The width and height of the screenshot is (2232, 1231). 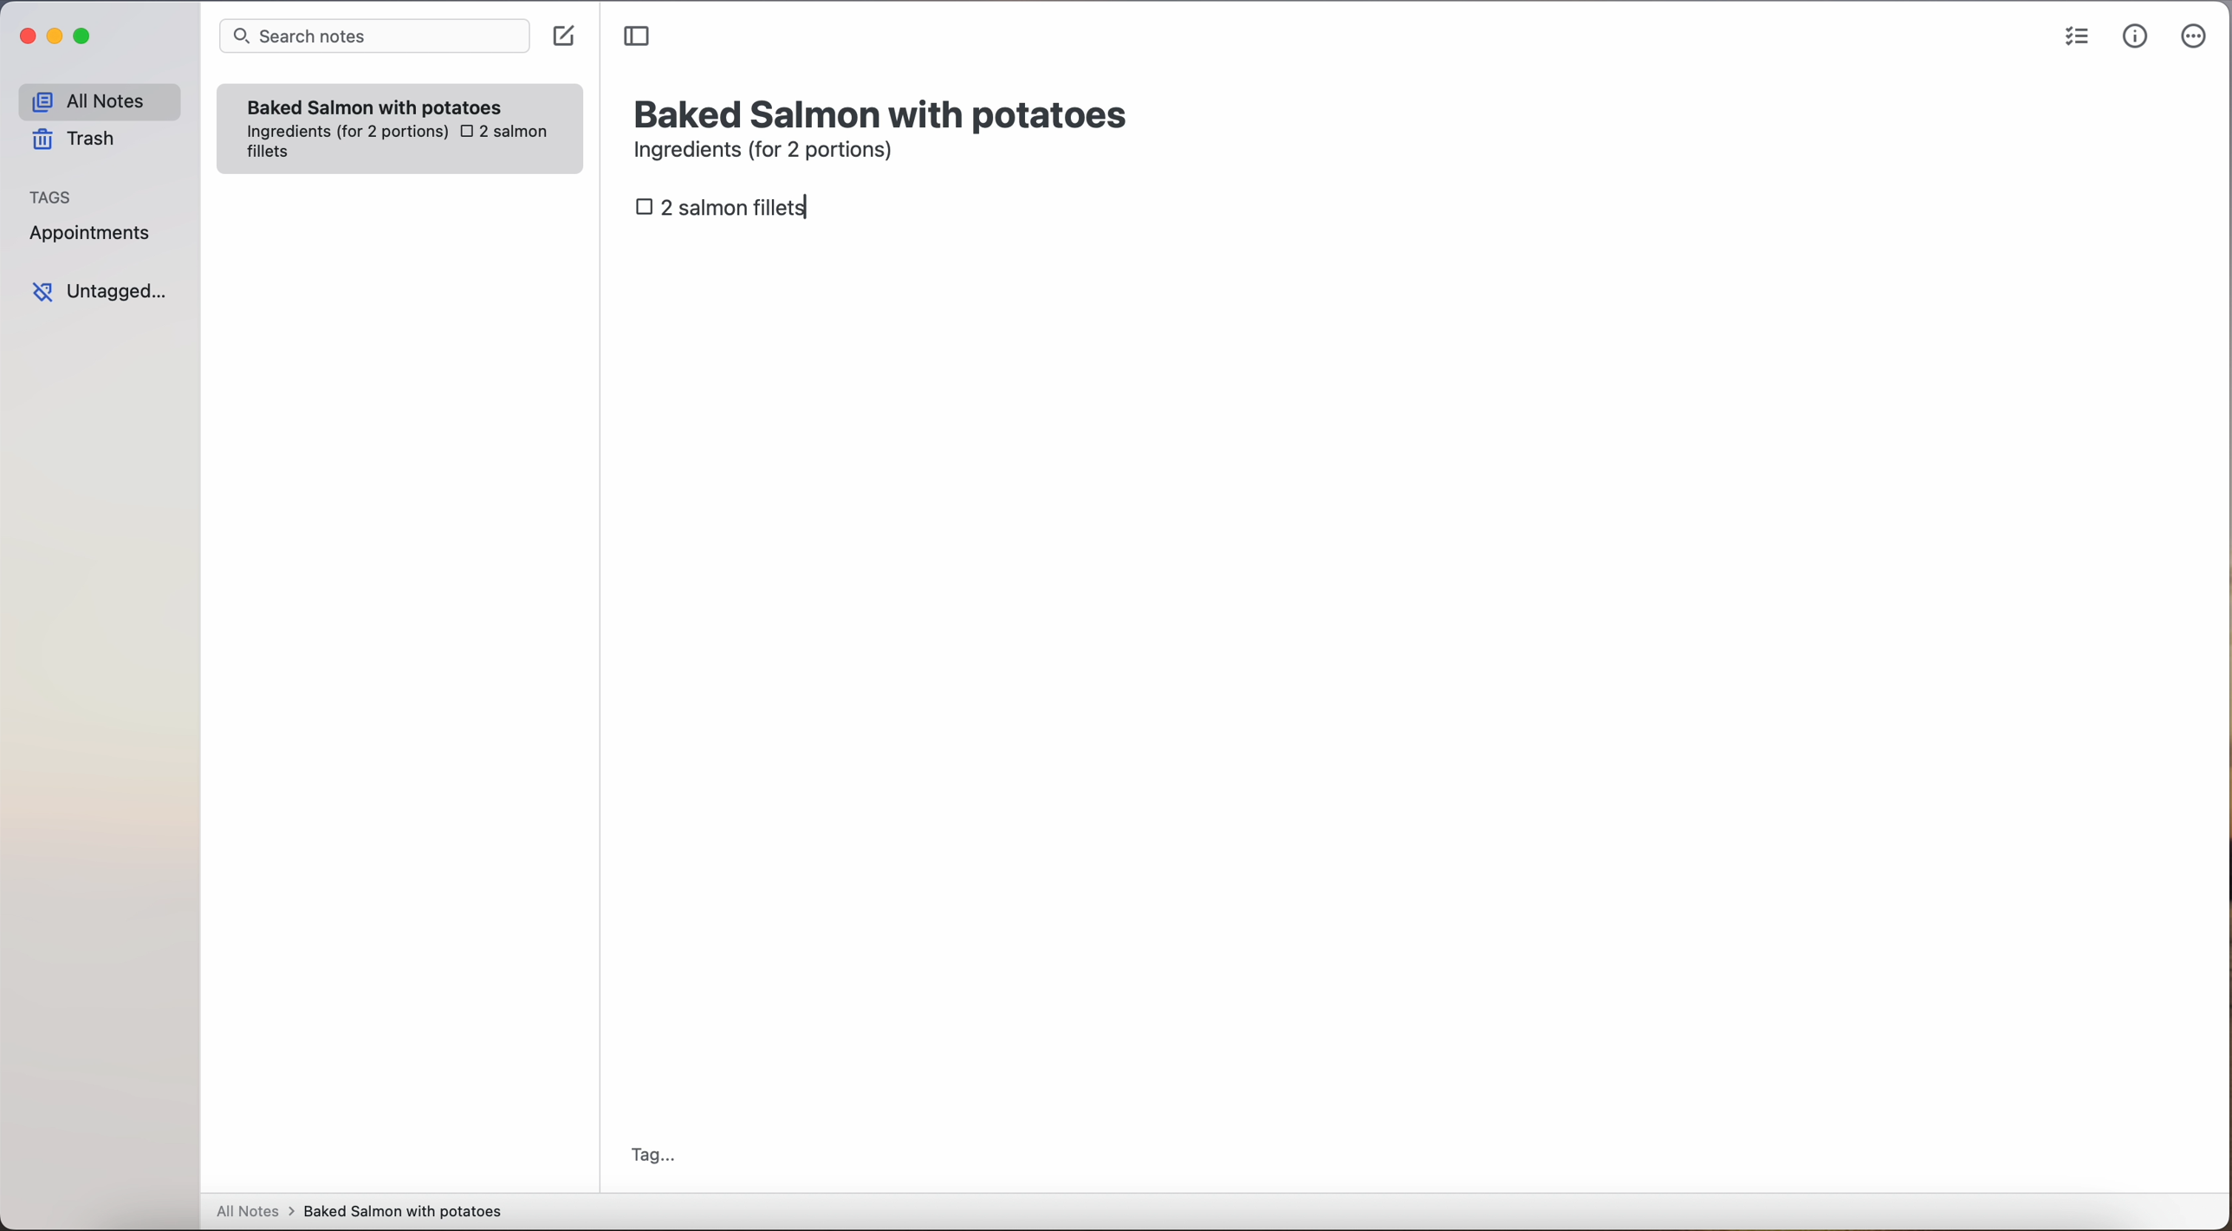 I want to click on maximize, so click(x=85, y=36).